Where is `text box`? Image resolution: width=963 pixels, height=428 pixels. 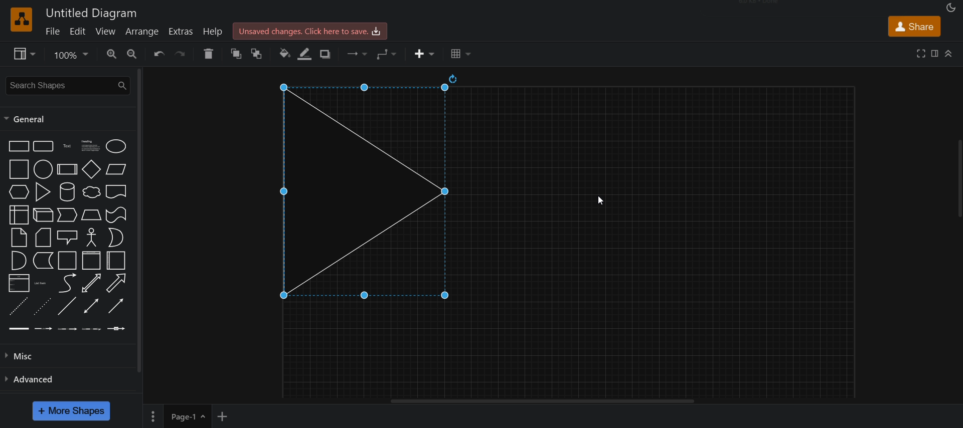 text box is located at coordinates (91, 145).